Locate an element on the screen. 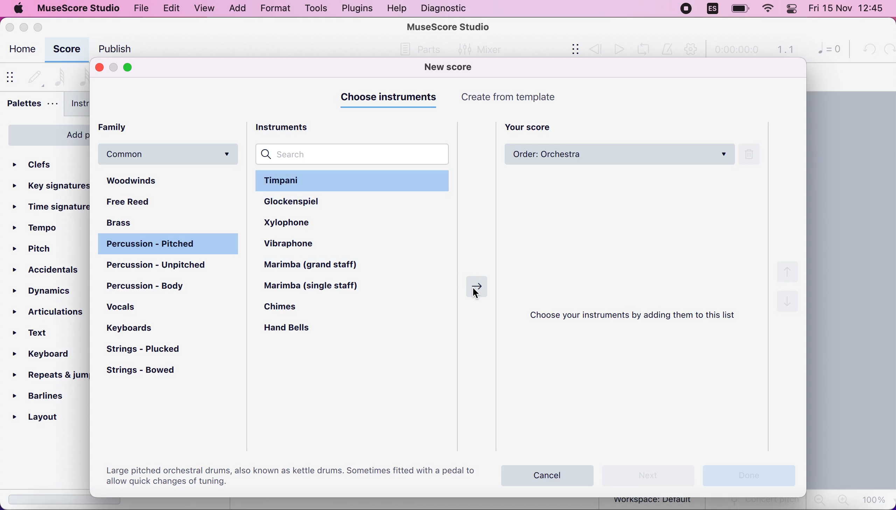  close is located at coordinates (99, 67).